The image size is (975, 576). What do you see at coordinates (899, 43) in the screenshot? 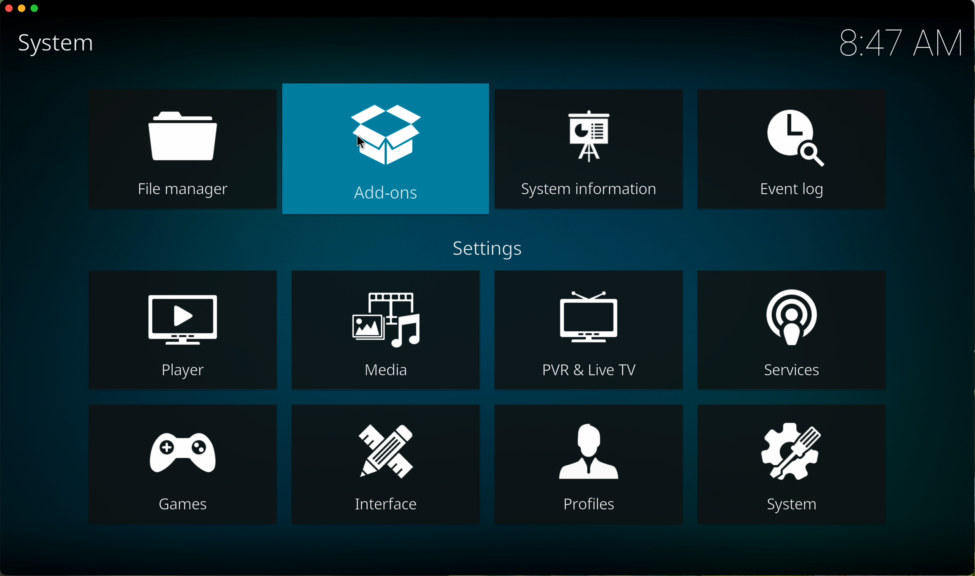
I see `hour` at bounding box center [899, 43].